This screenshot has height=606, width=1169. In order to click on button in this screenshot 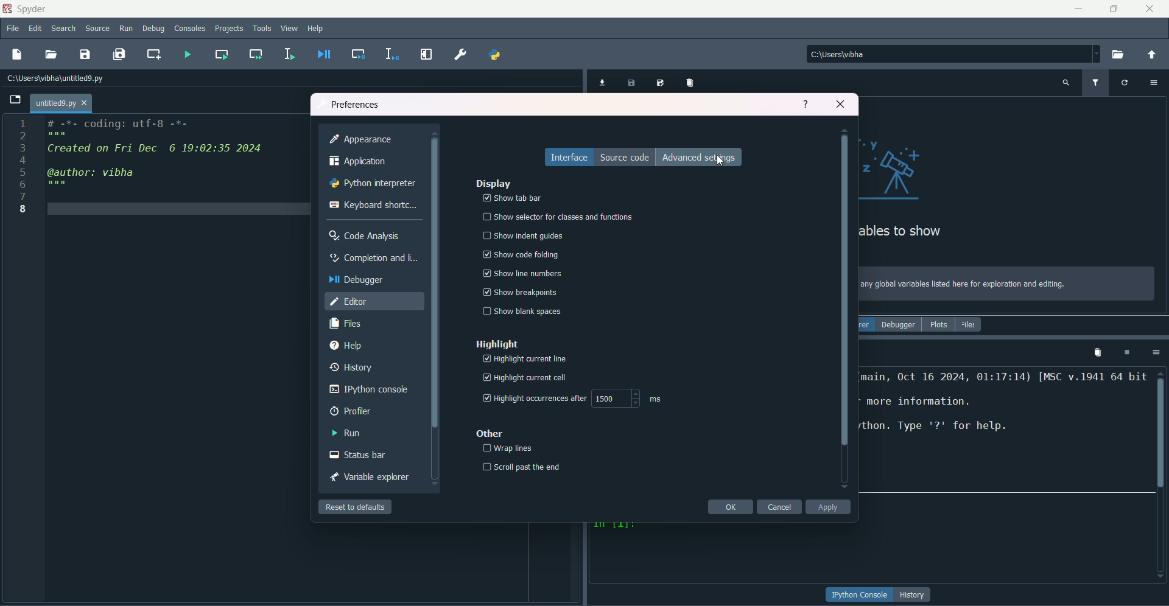, I will do `click(860, 595)`.